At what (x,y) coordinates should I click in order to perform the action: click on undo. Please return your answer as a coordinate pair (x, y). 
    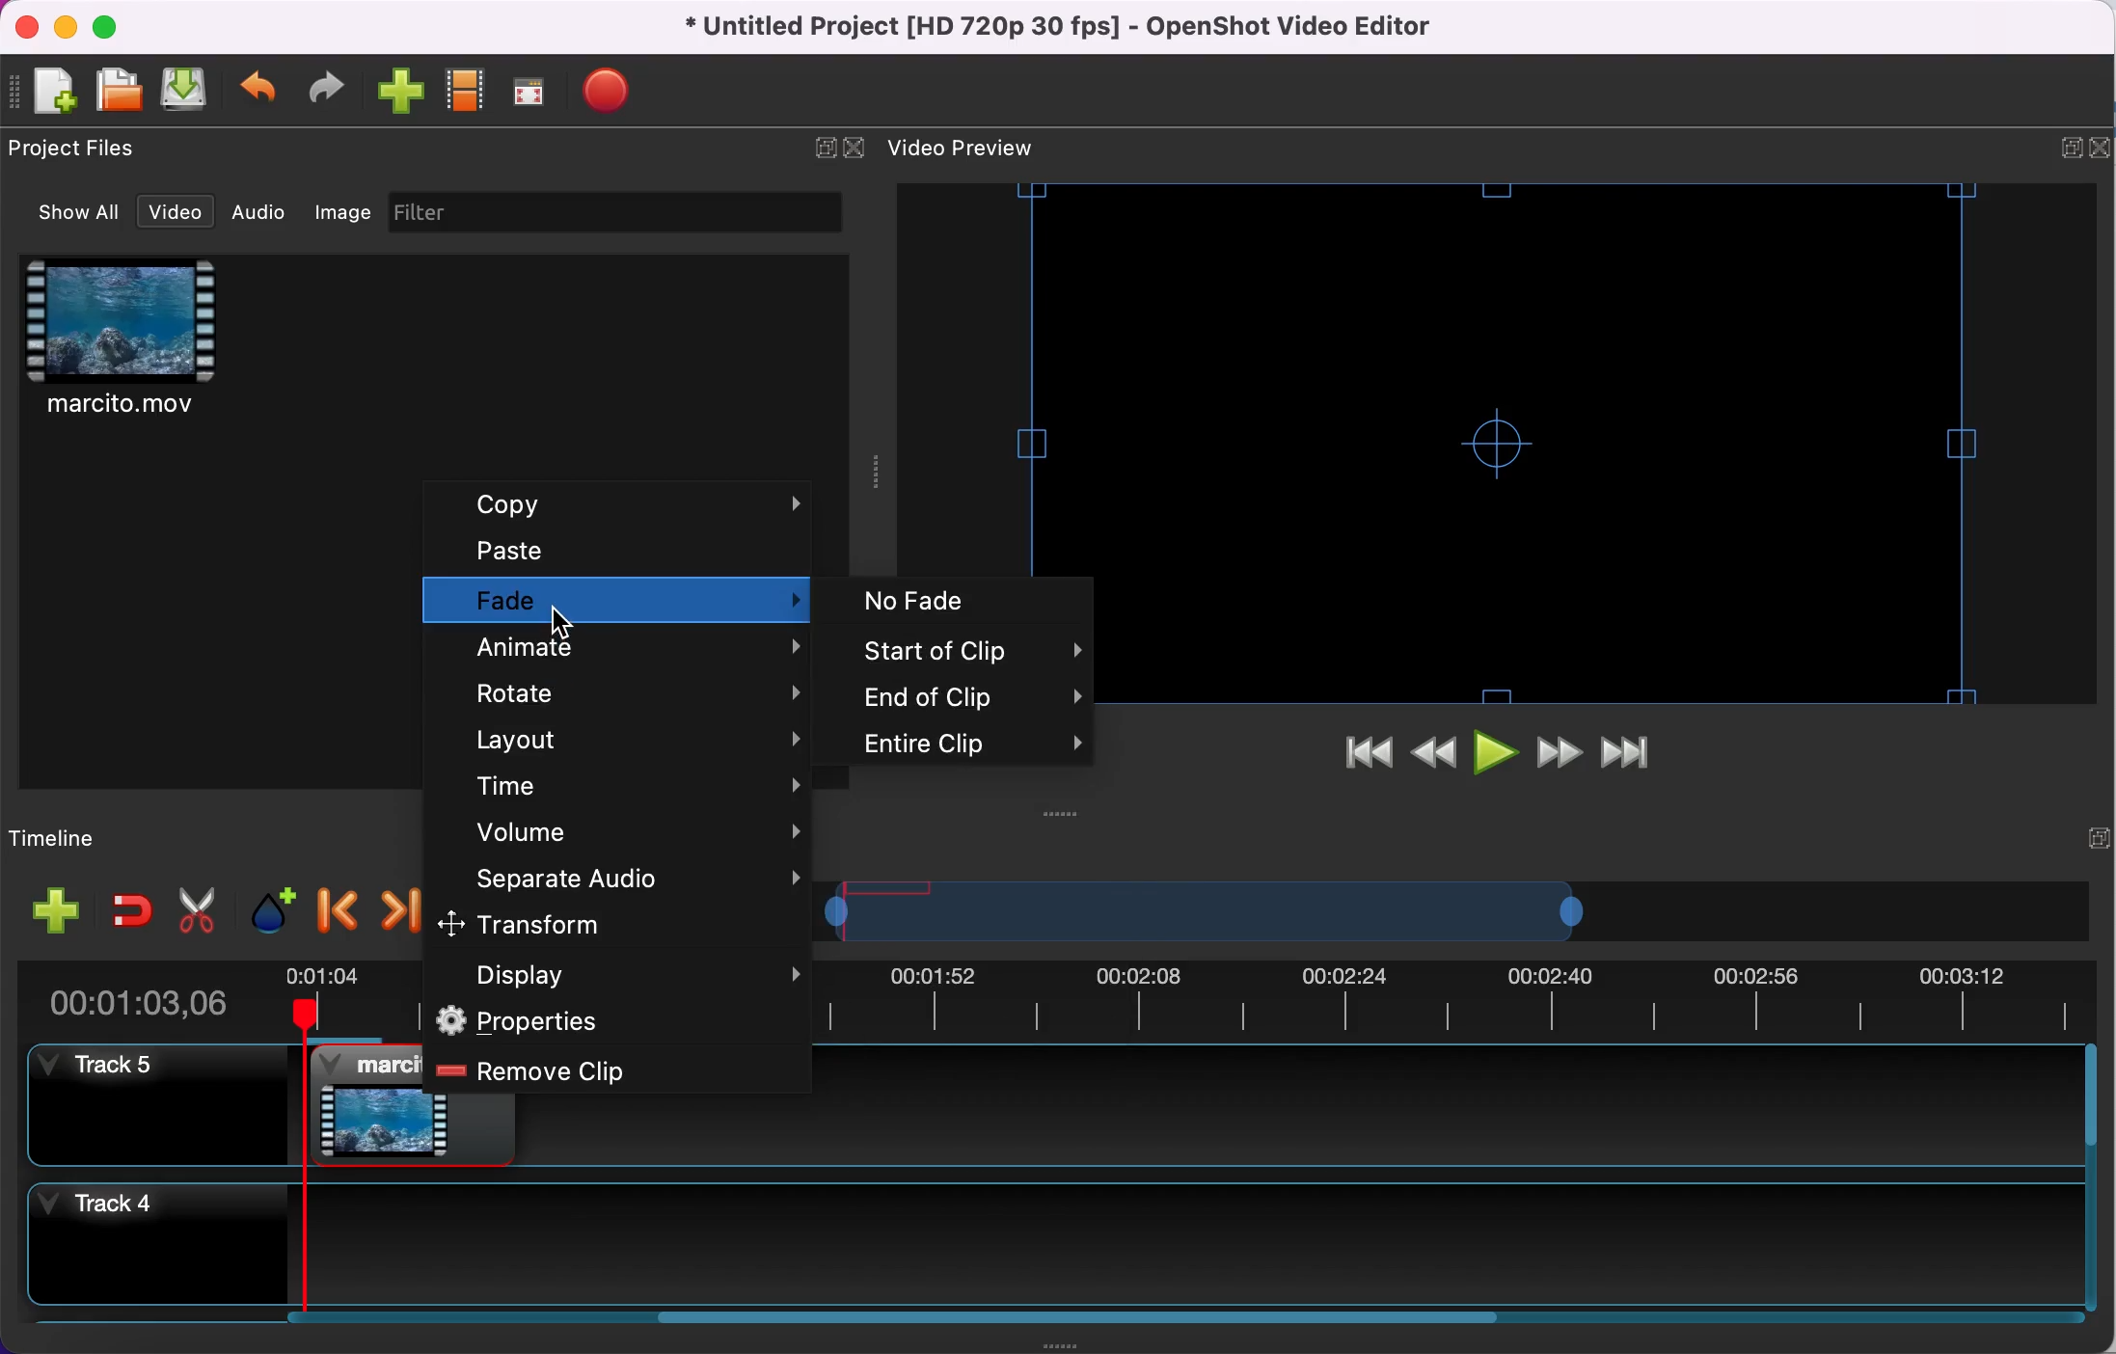
    Looking at the image, I should click on (254, 89).